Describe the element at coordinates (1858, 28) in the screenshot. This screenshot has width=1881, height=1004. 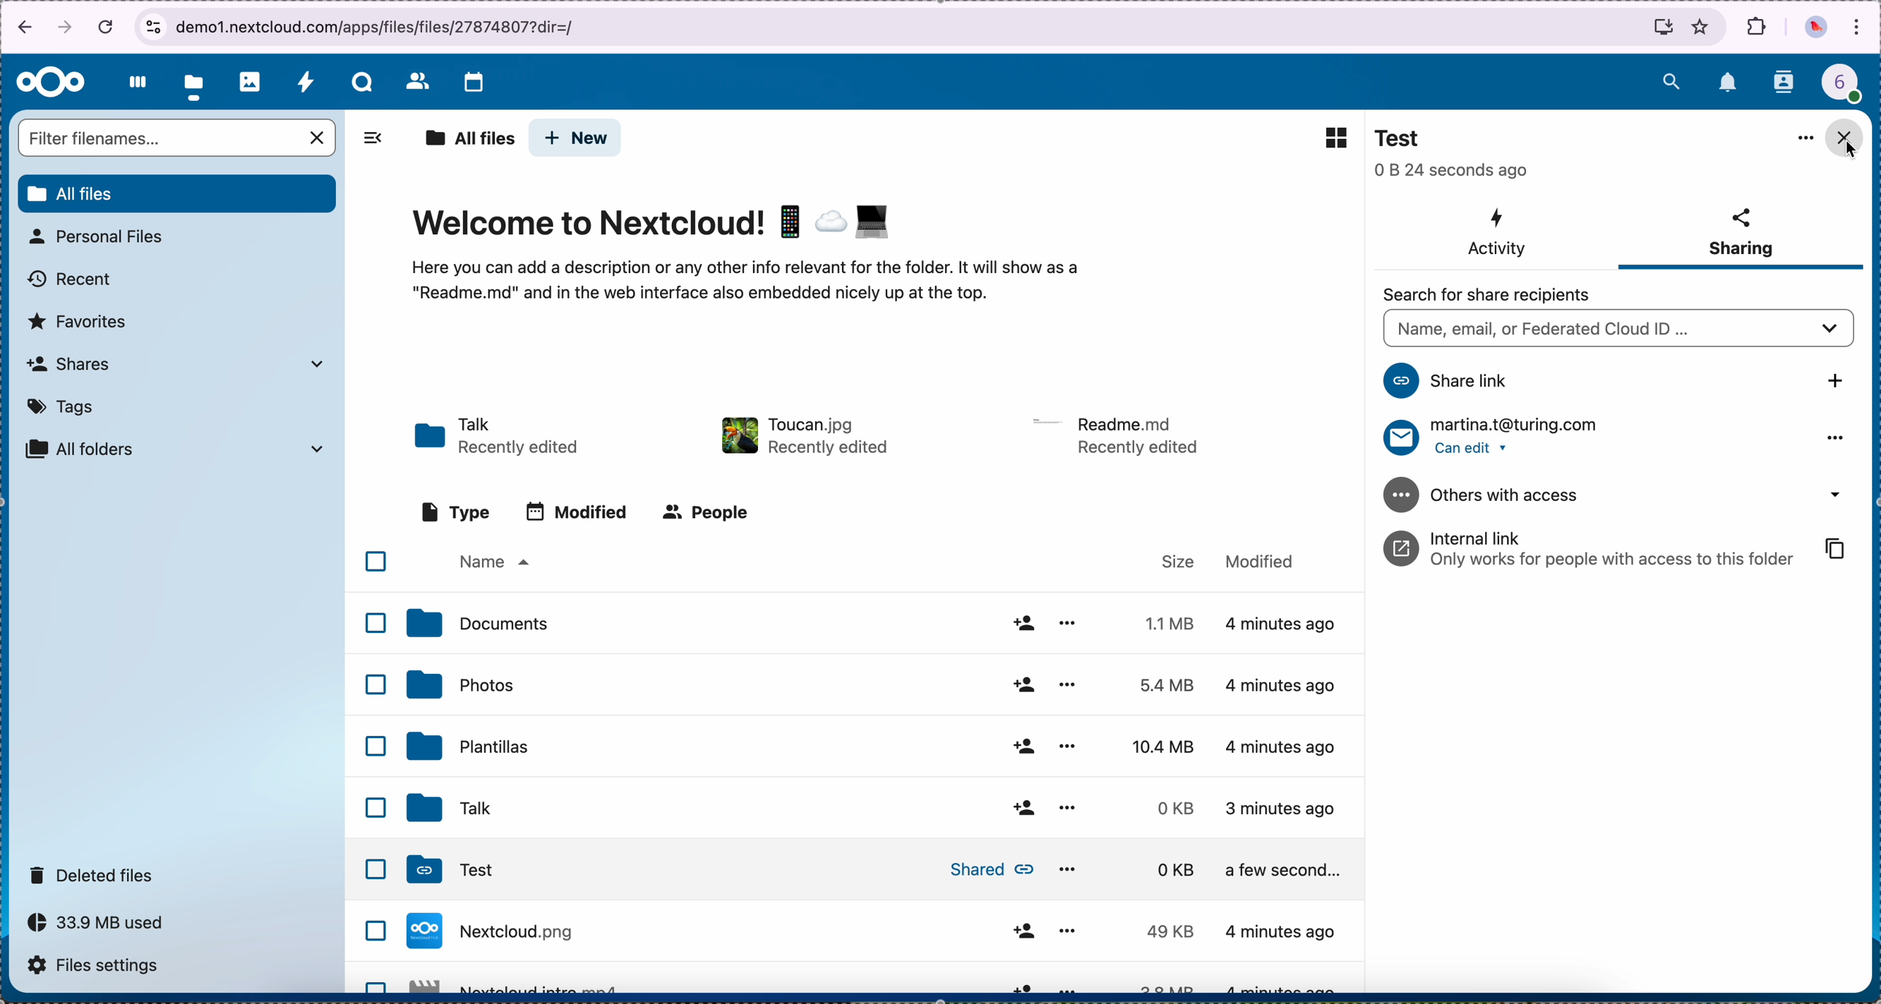
I see `customize and control Google Chrome` at that location.